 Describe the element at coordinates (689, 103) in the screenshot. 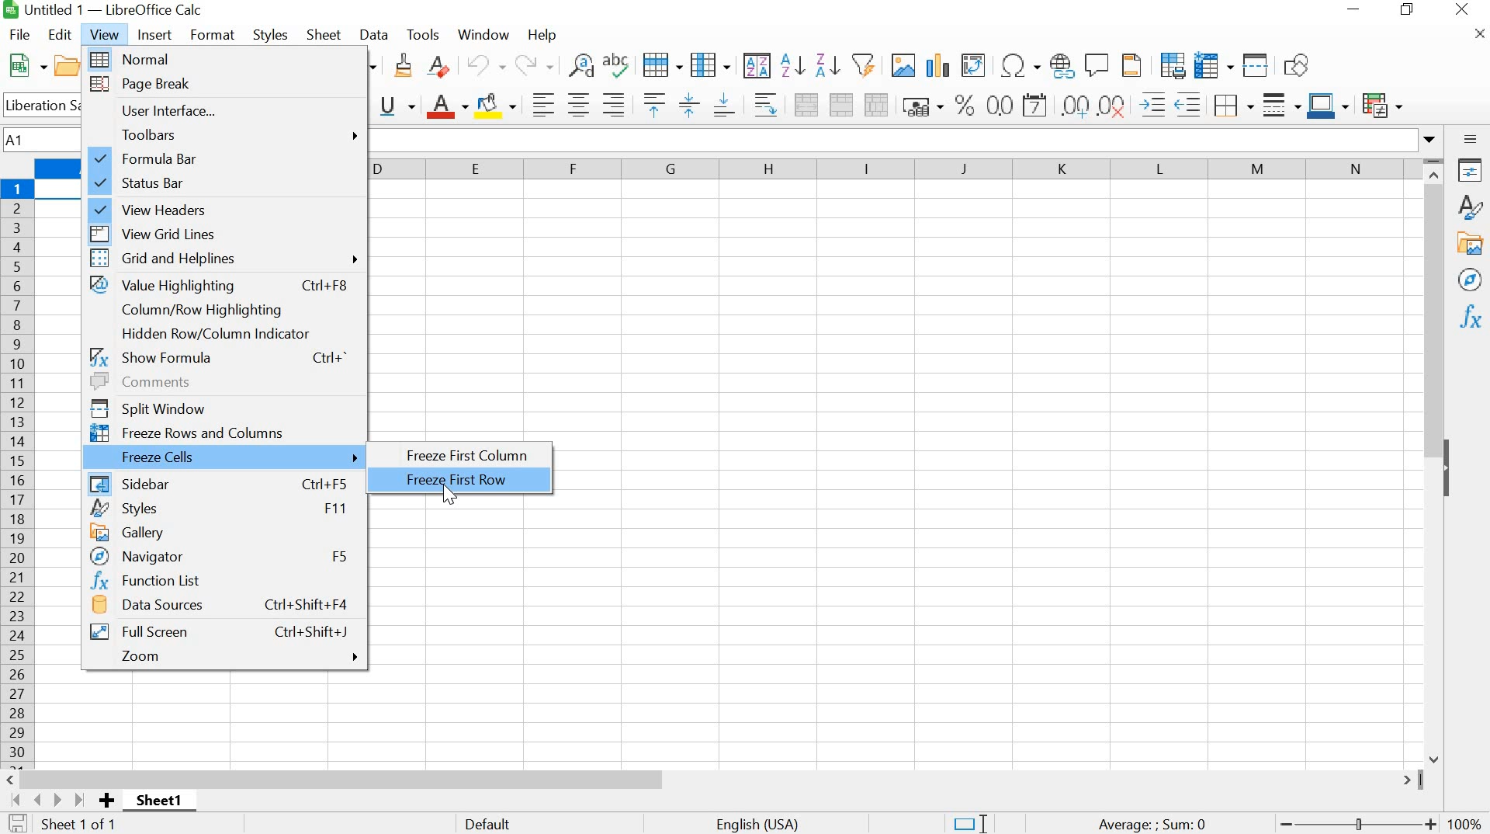

I see `CENTER VERTICALLY` at that location.